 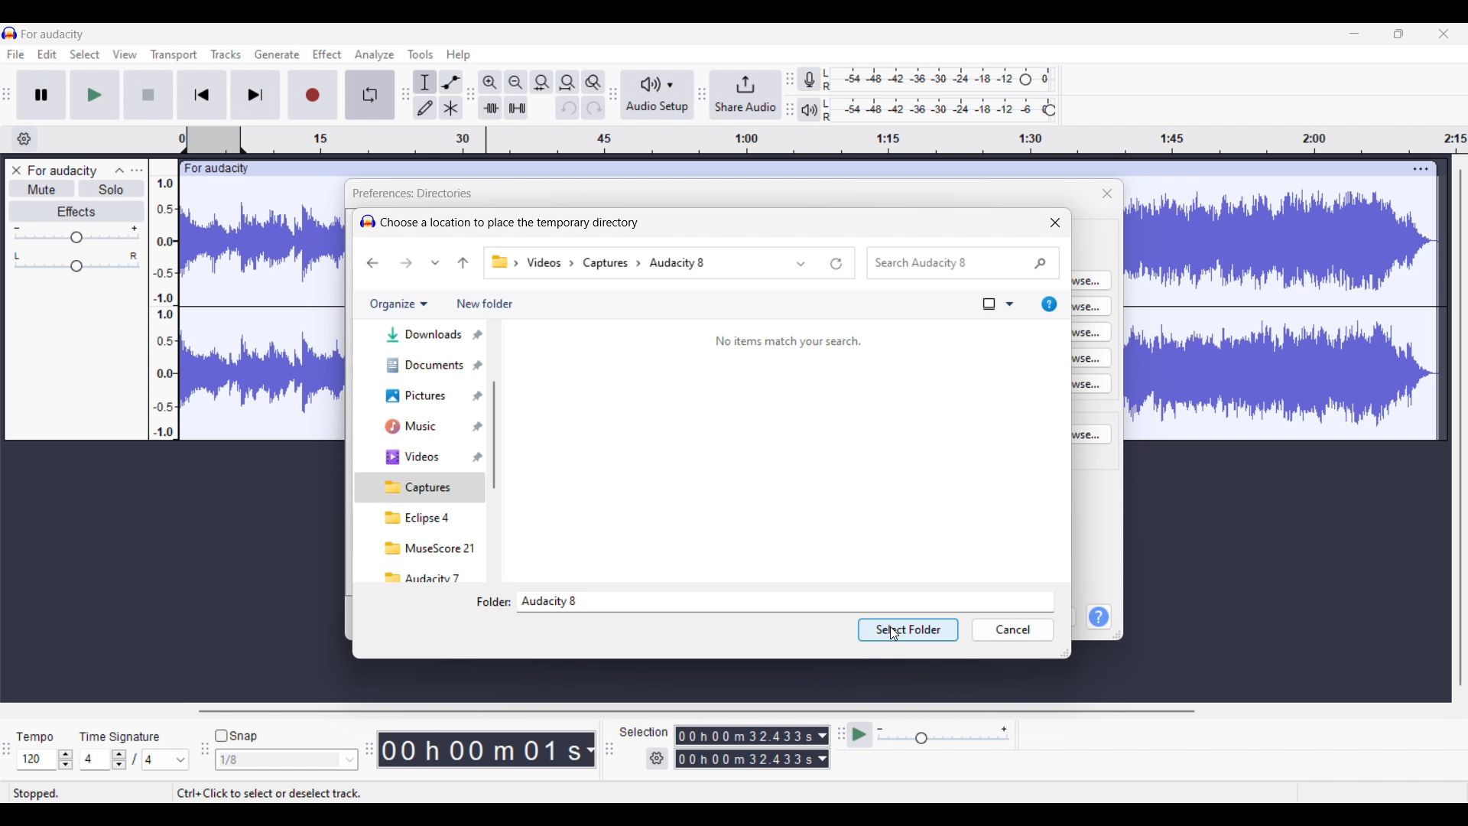 What do you see at coordinates (237, 736) in the screenshot?
I see `Snap toggle` at bounding box center [237, 736].